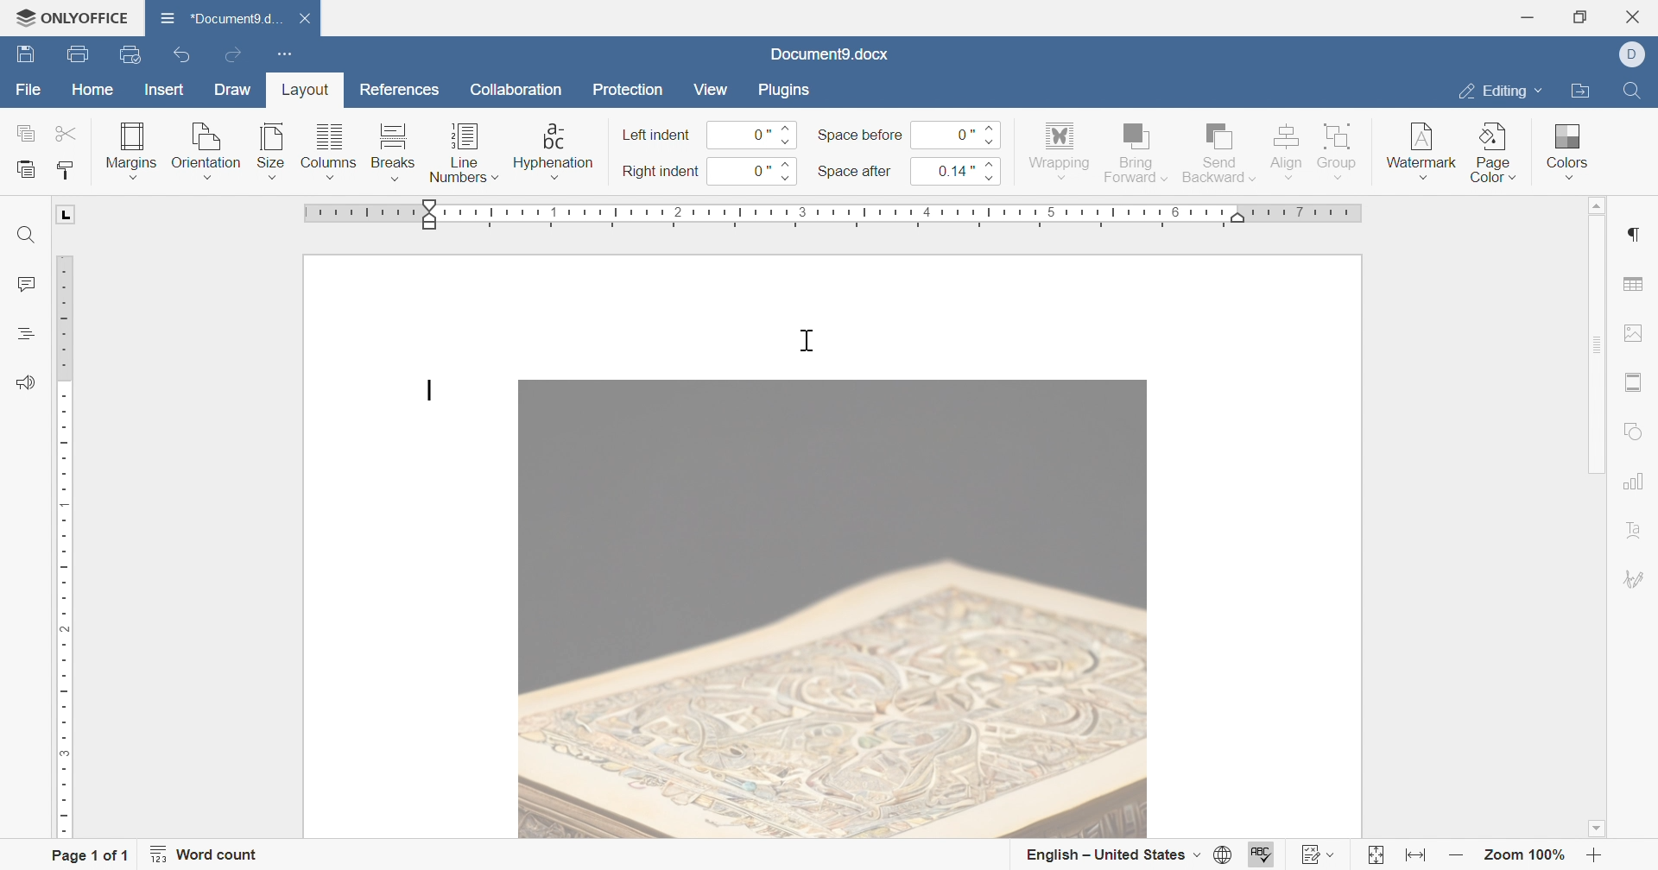  What do you see at coordinates (1220, 150) in the screenshot?
I see `send backward` at bounding box center [1220, 150].